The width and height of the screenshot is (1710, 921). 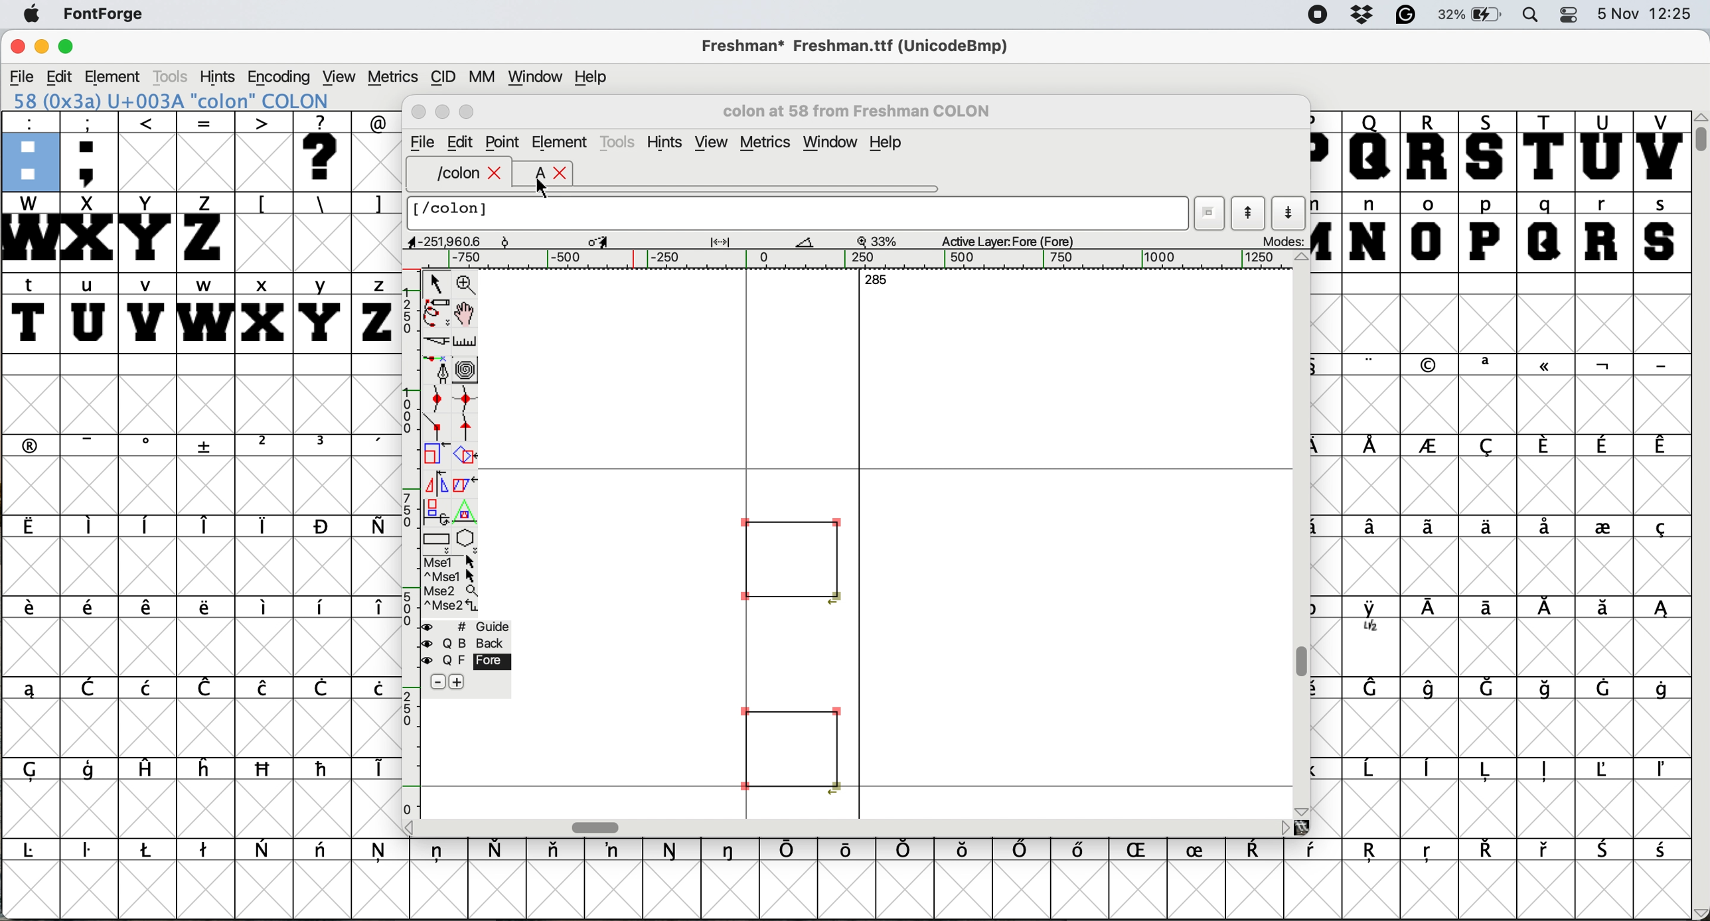 What do you see at coordinates (31, 527) in the screenshot?
I see `symbol` at bounding box center [31, 527].